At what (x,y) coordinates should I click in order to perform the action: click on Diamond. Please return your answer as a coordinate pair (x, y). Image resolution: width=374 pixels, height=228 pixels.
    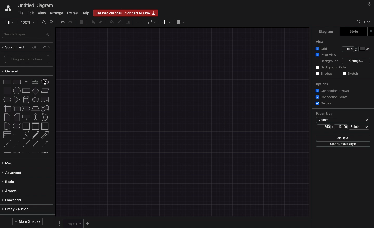
    Looking at the image, I should click on (35, 91).